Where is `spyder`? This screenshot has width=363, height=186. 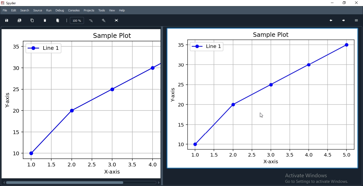
spyder is located at coordinates (10, 3).